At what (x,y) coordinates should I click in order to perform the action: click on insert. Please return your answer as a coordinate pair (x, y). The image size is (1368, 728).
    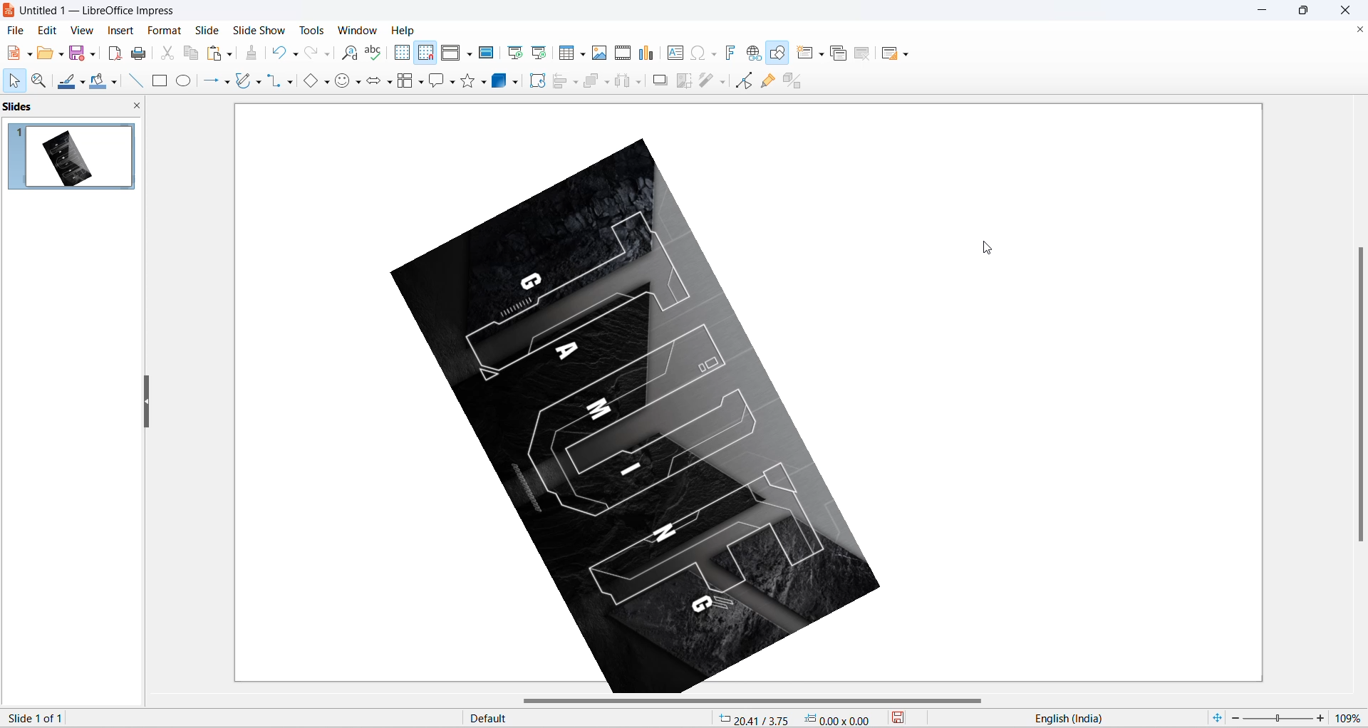
    Looking at the image, I should click on (119, 31).